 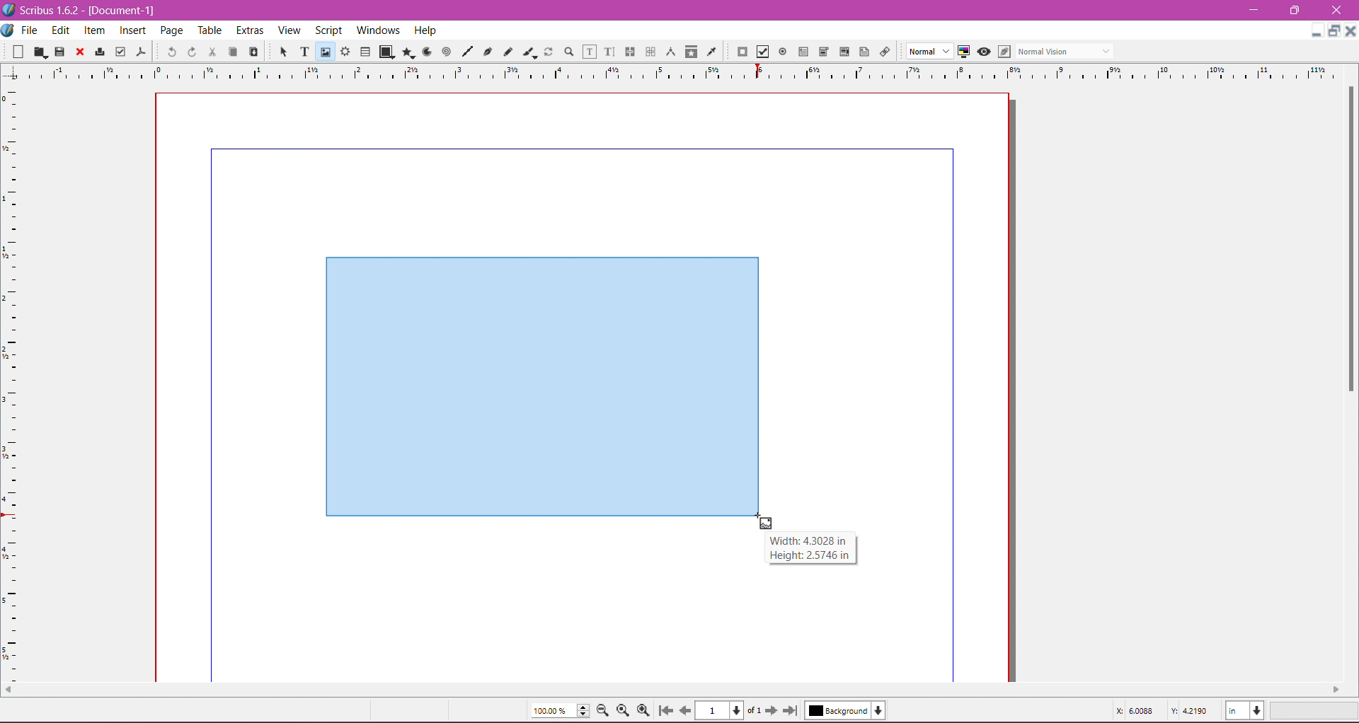 I want to click on Spiral, so click(x=445, y=52).